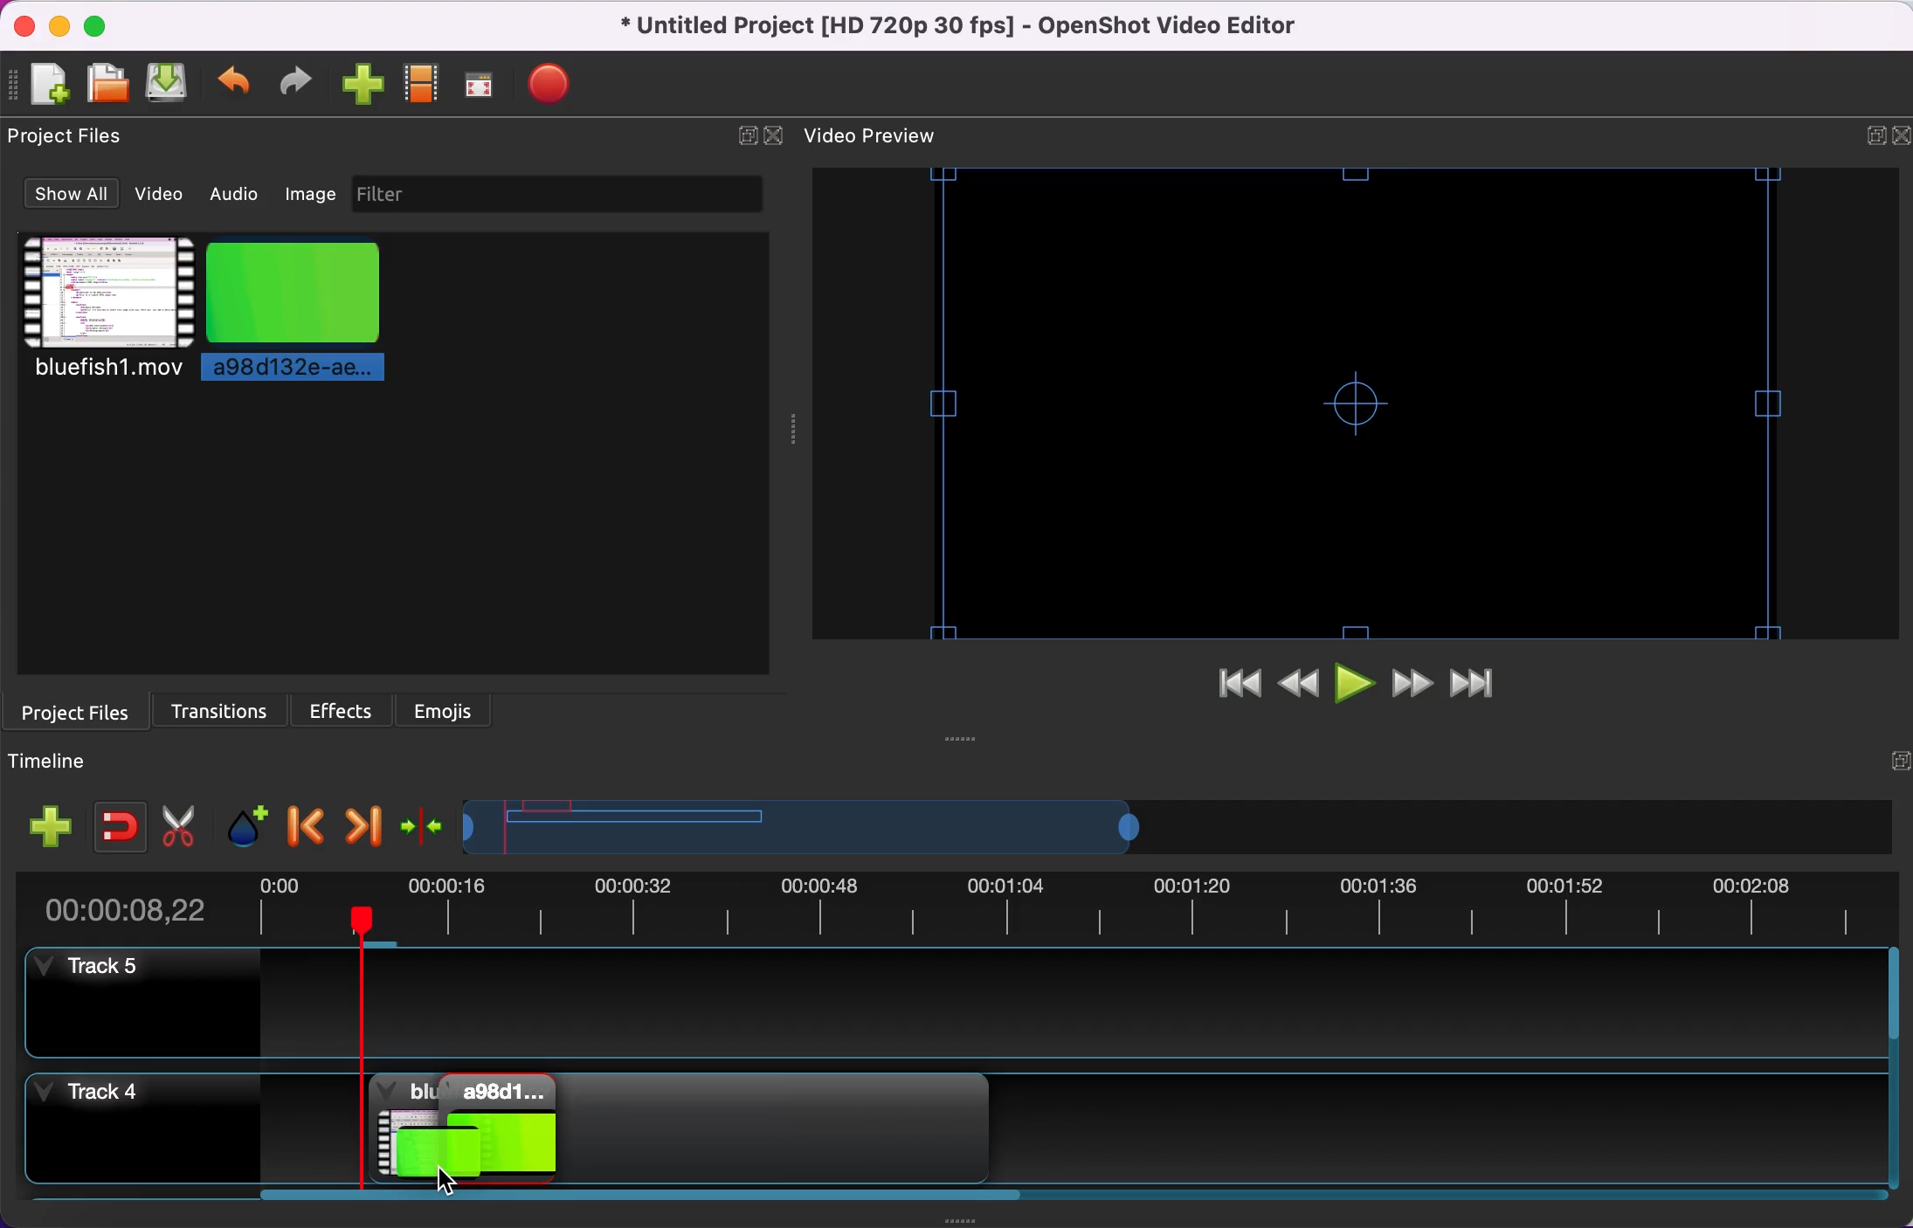 The height and width of the screenshot is (1228, 1913). What do you see at coordinates (1358, 686) in the screenshot?
I see `play` at bounding box center [1358, 686].